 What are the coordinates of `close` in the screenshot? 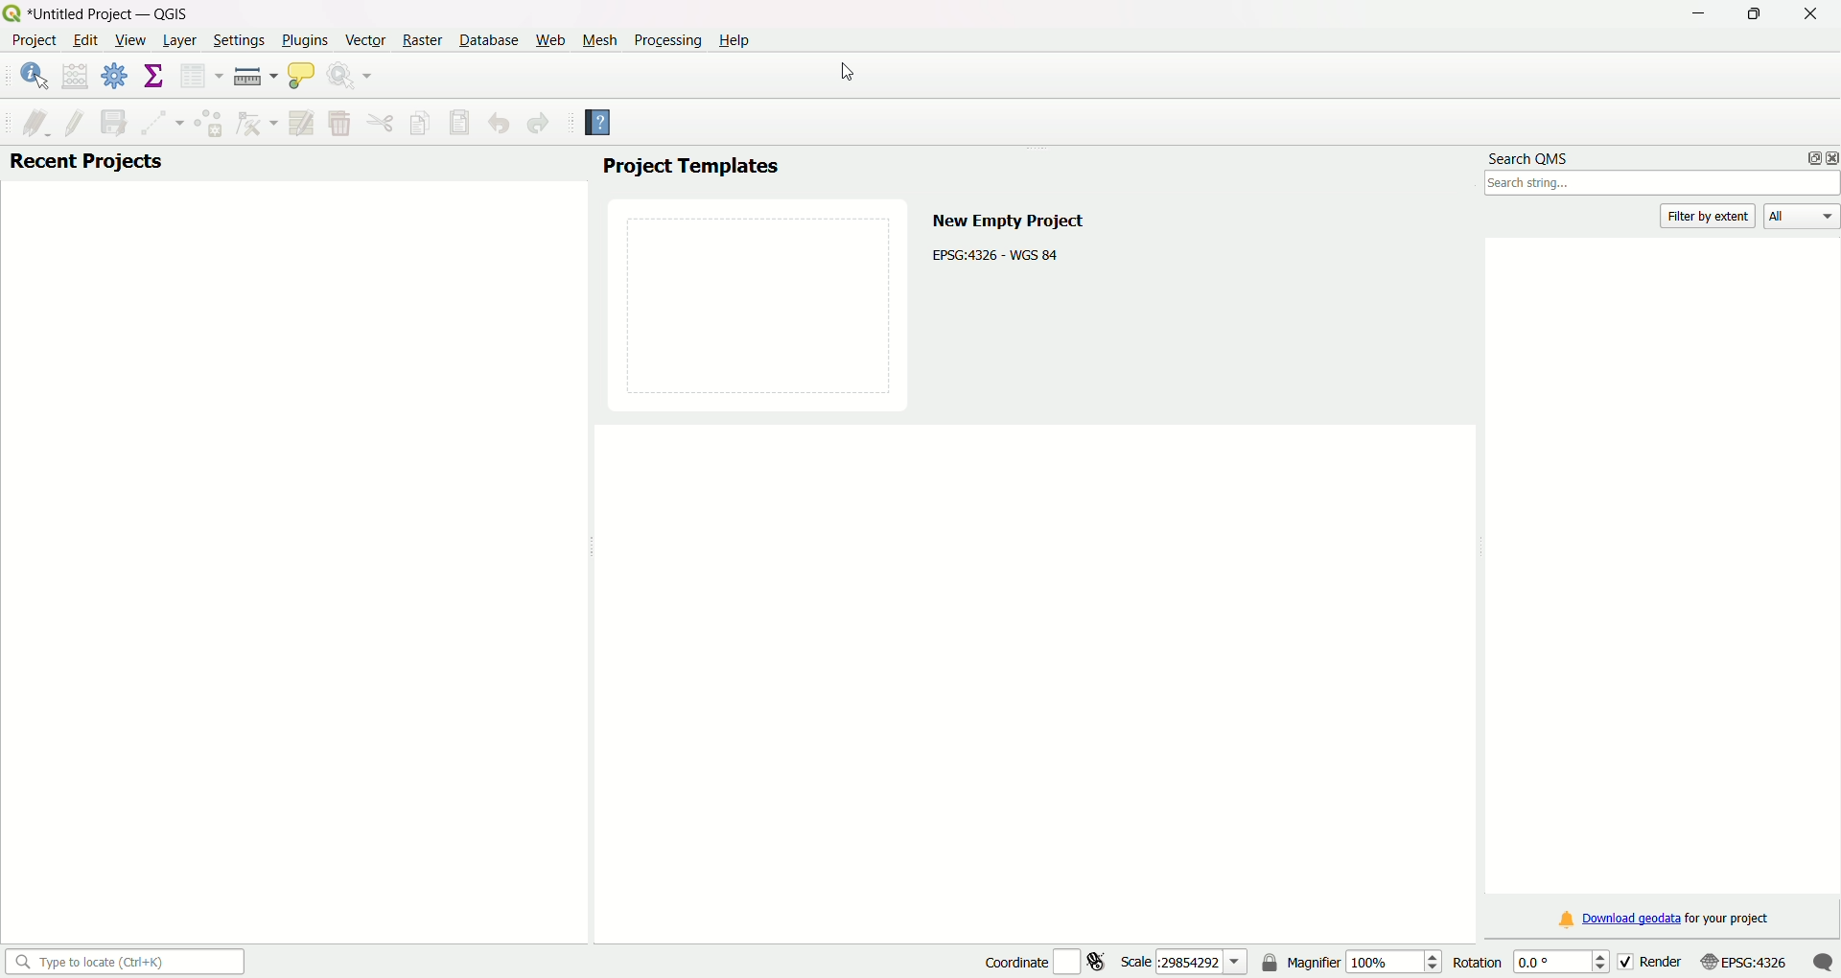 It's located at (1829, 157).